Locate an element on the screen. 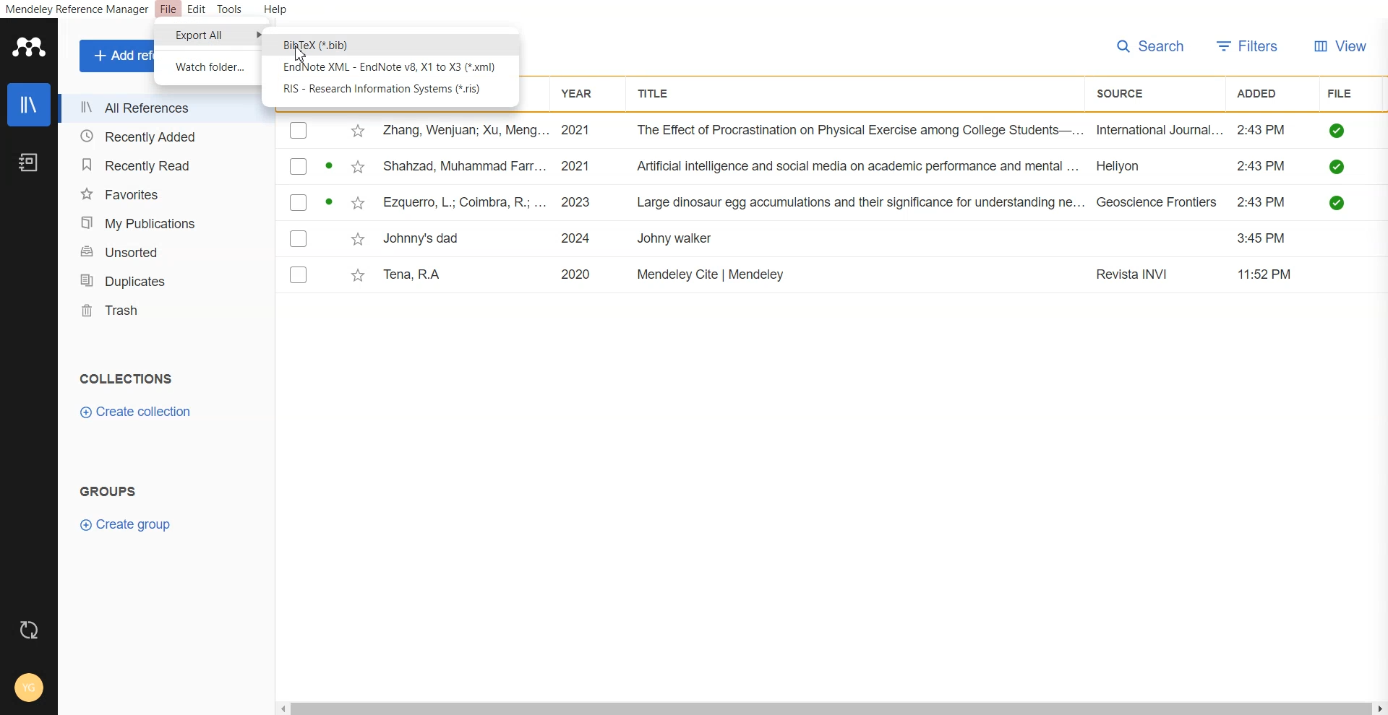  2024 is located at coordinates (578, 238).